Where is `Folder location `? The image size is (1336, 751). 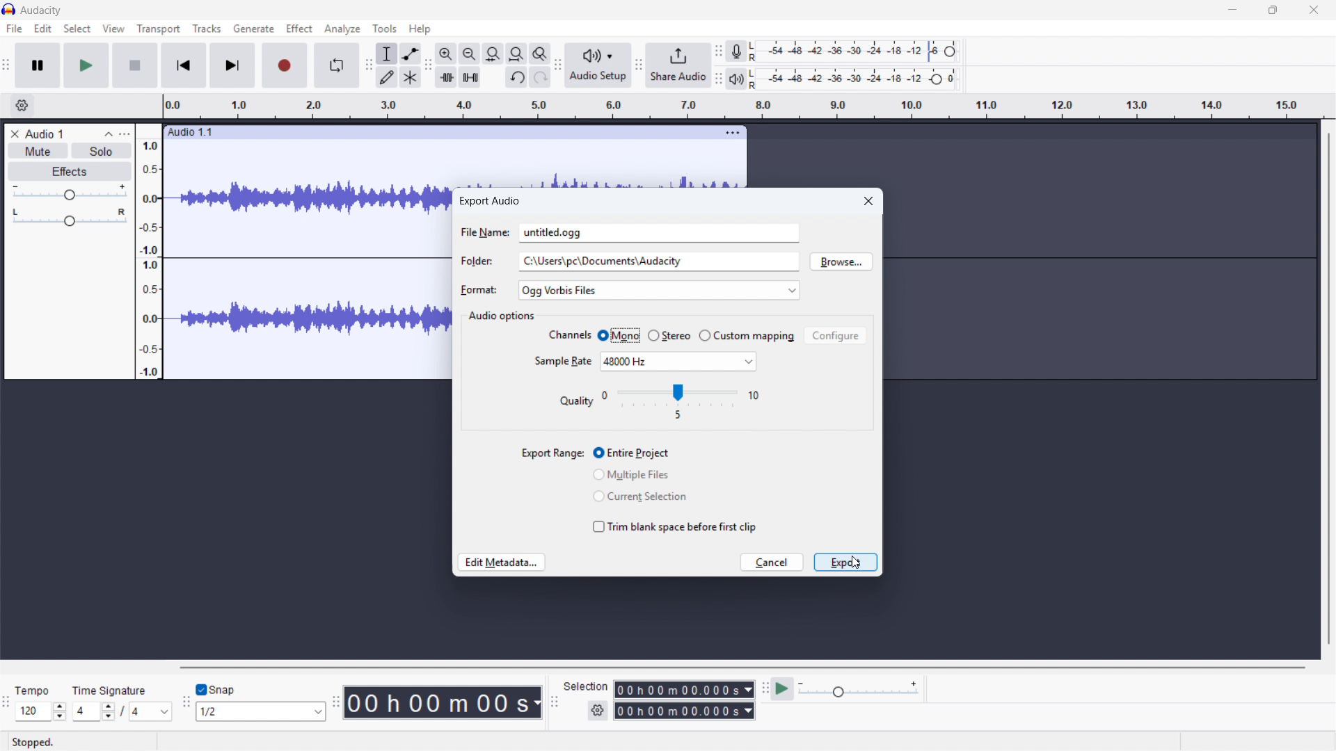 Folder location  is located at coordinates (660, 261).